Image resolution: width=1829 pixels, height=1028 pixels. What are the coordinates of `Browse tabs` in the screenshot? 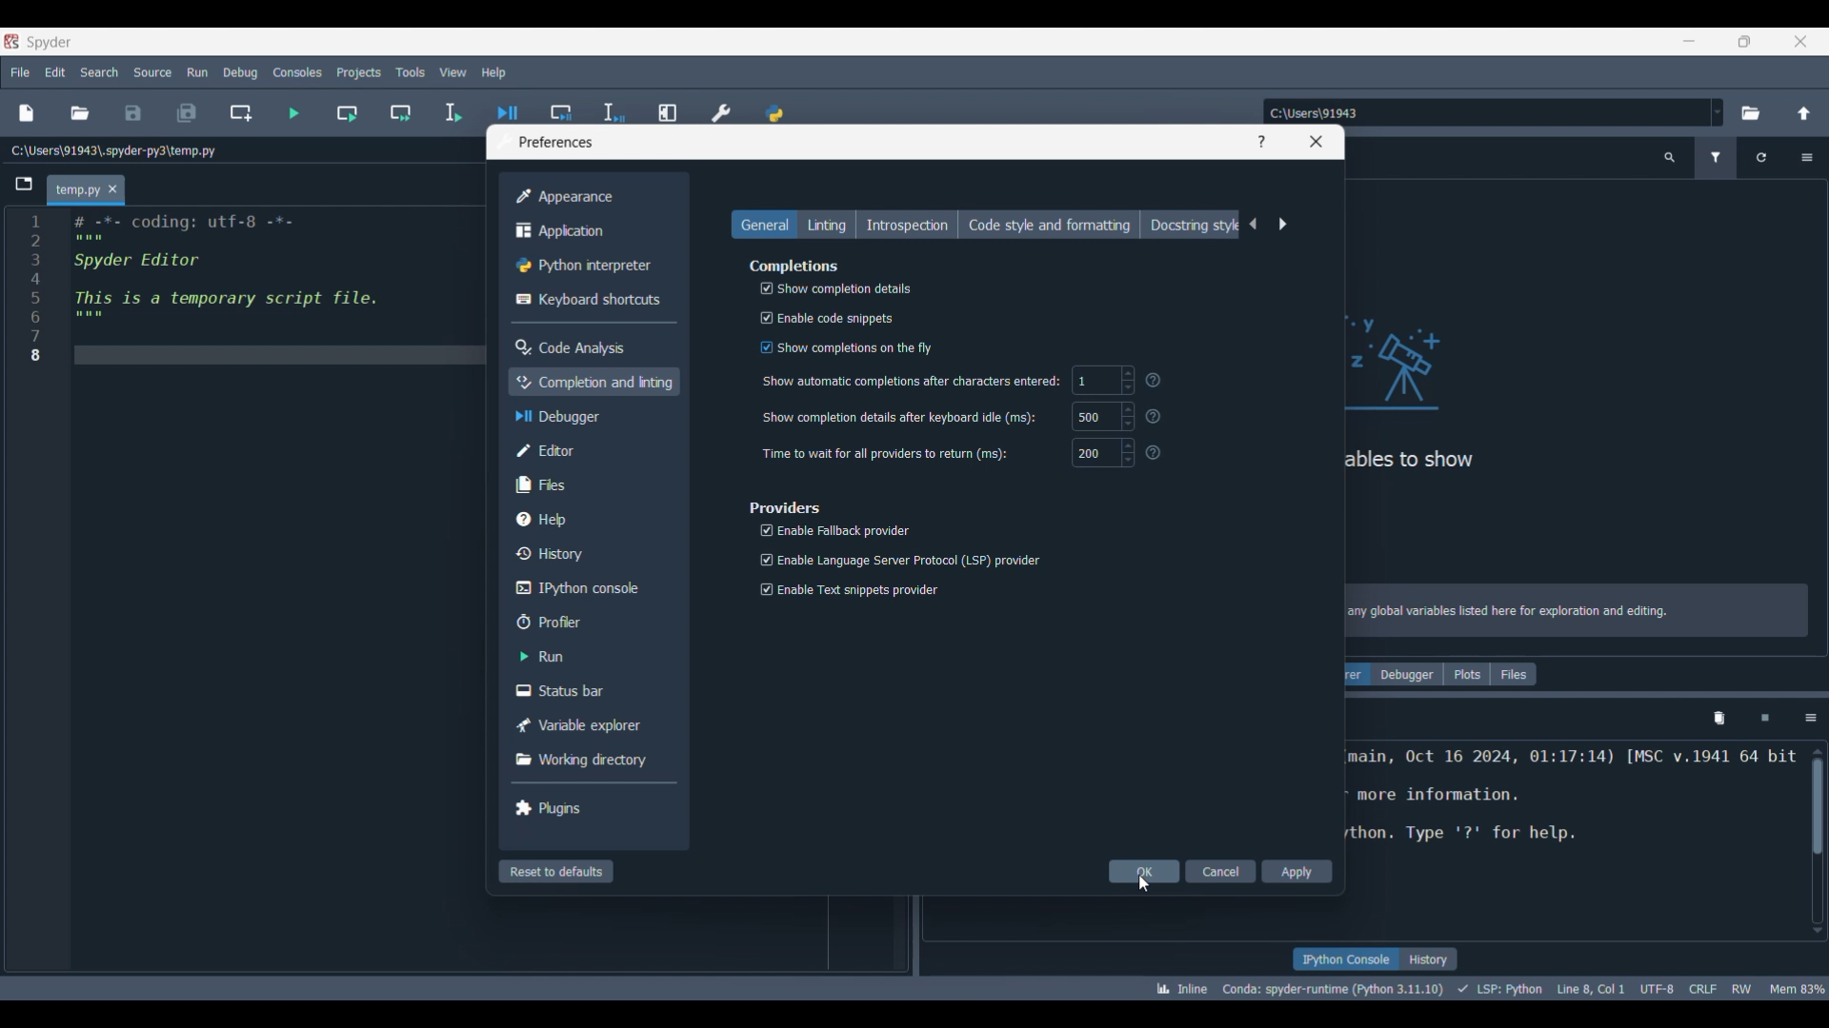 It's located at (24, 184).